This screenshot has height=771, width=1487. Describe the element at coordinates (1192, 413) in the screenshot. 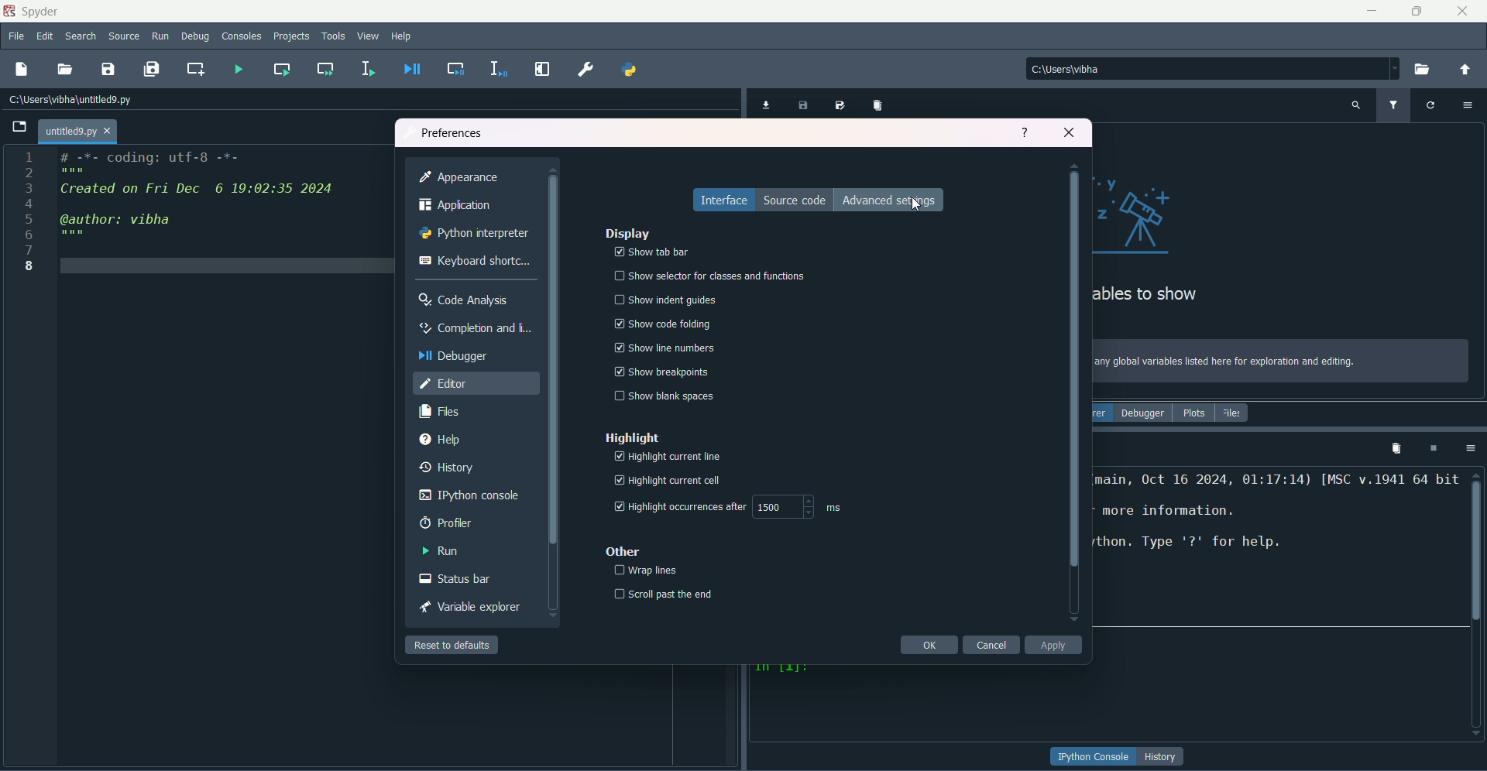

I see `plots` at that location.